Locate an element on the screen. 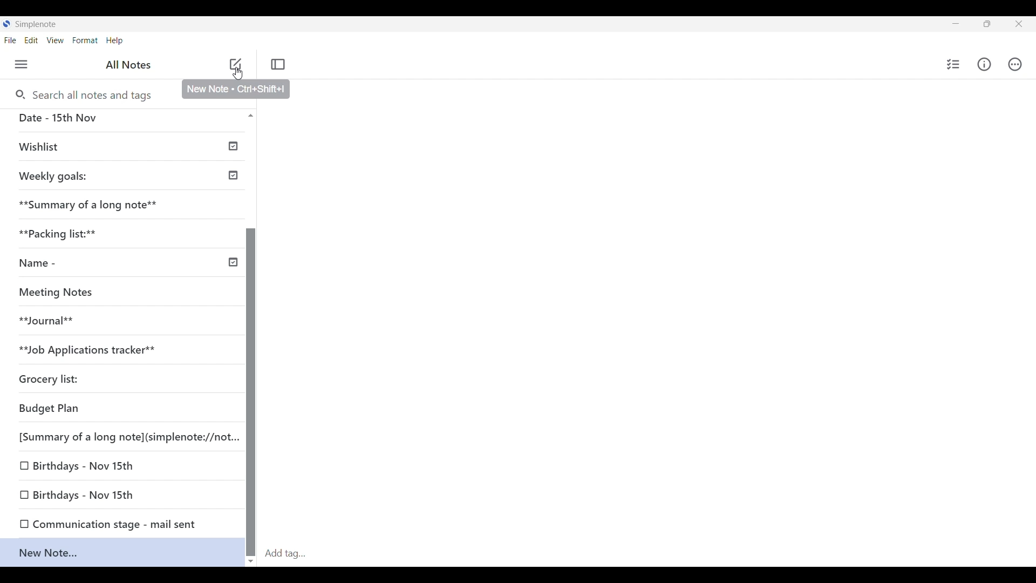  Show in a smaller tab is located at coordinates (987, 24).